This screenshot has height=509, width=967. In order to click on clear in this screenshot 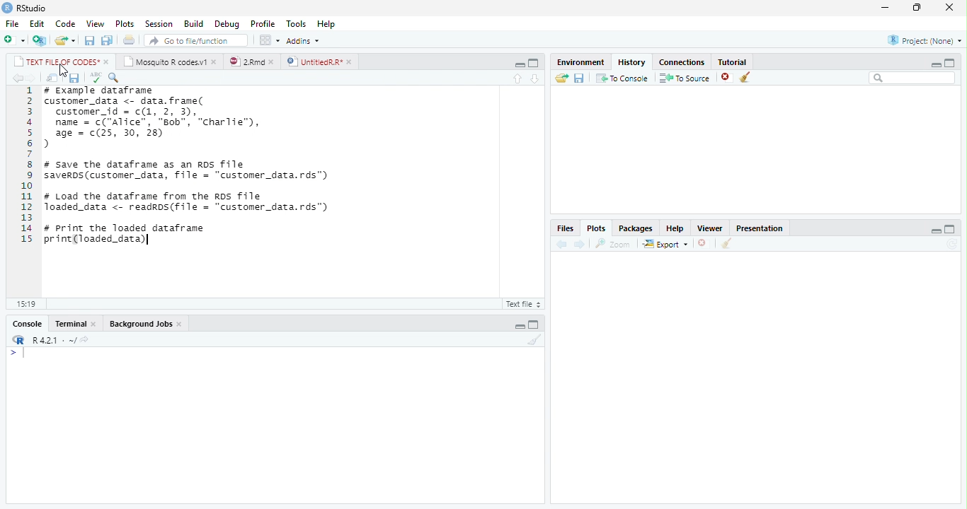, I will do `click(745, 77)`.